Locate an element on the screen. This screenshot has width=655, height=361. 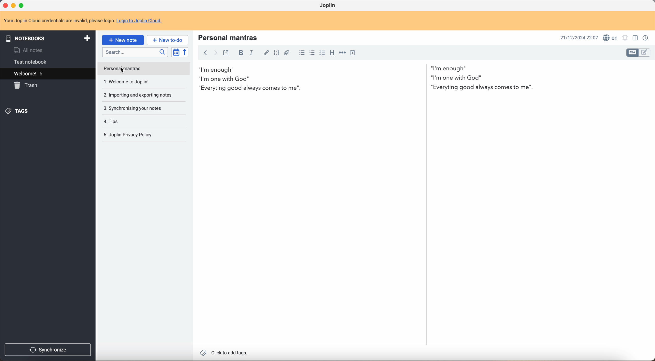
Joplin privacy policy is located at coordinates (129, 135).